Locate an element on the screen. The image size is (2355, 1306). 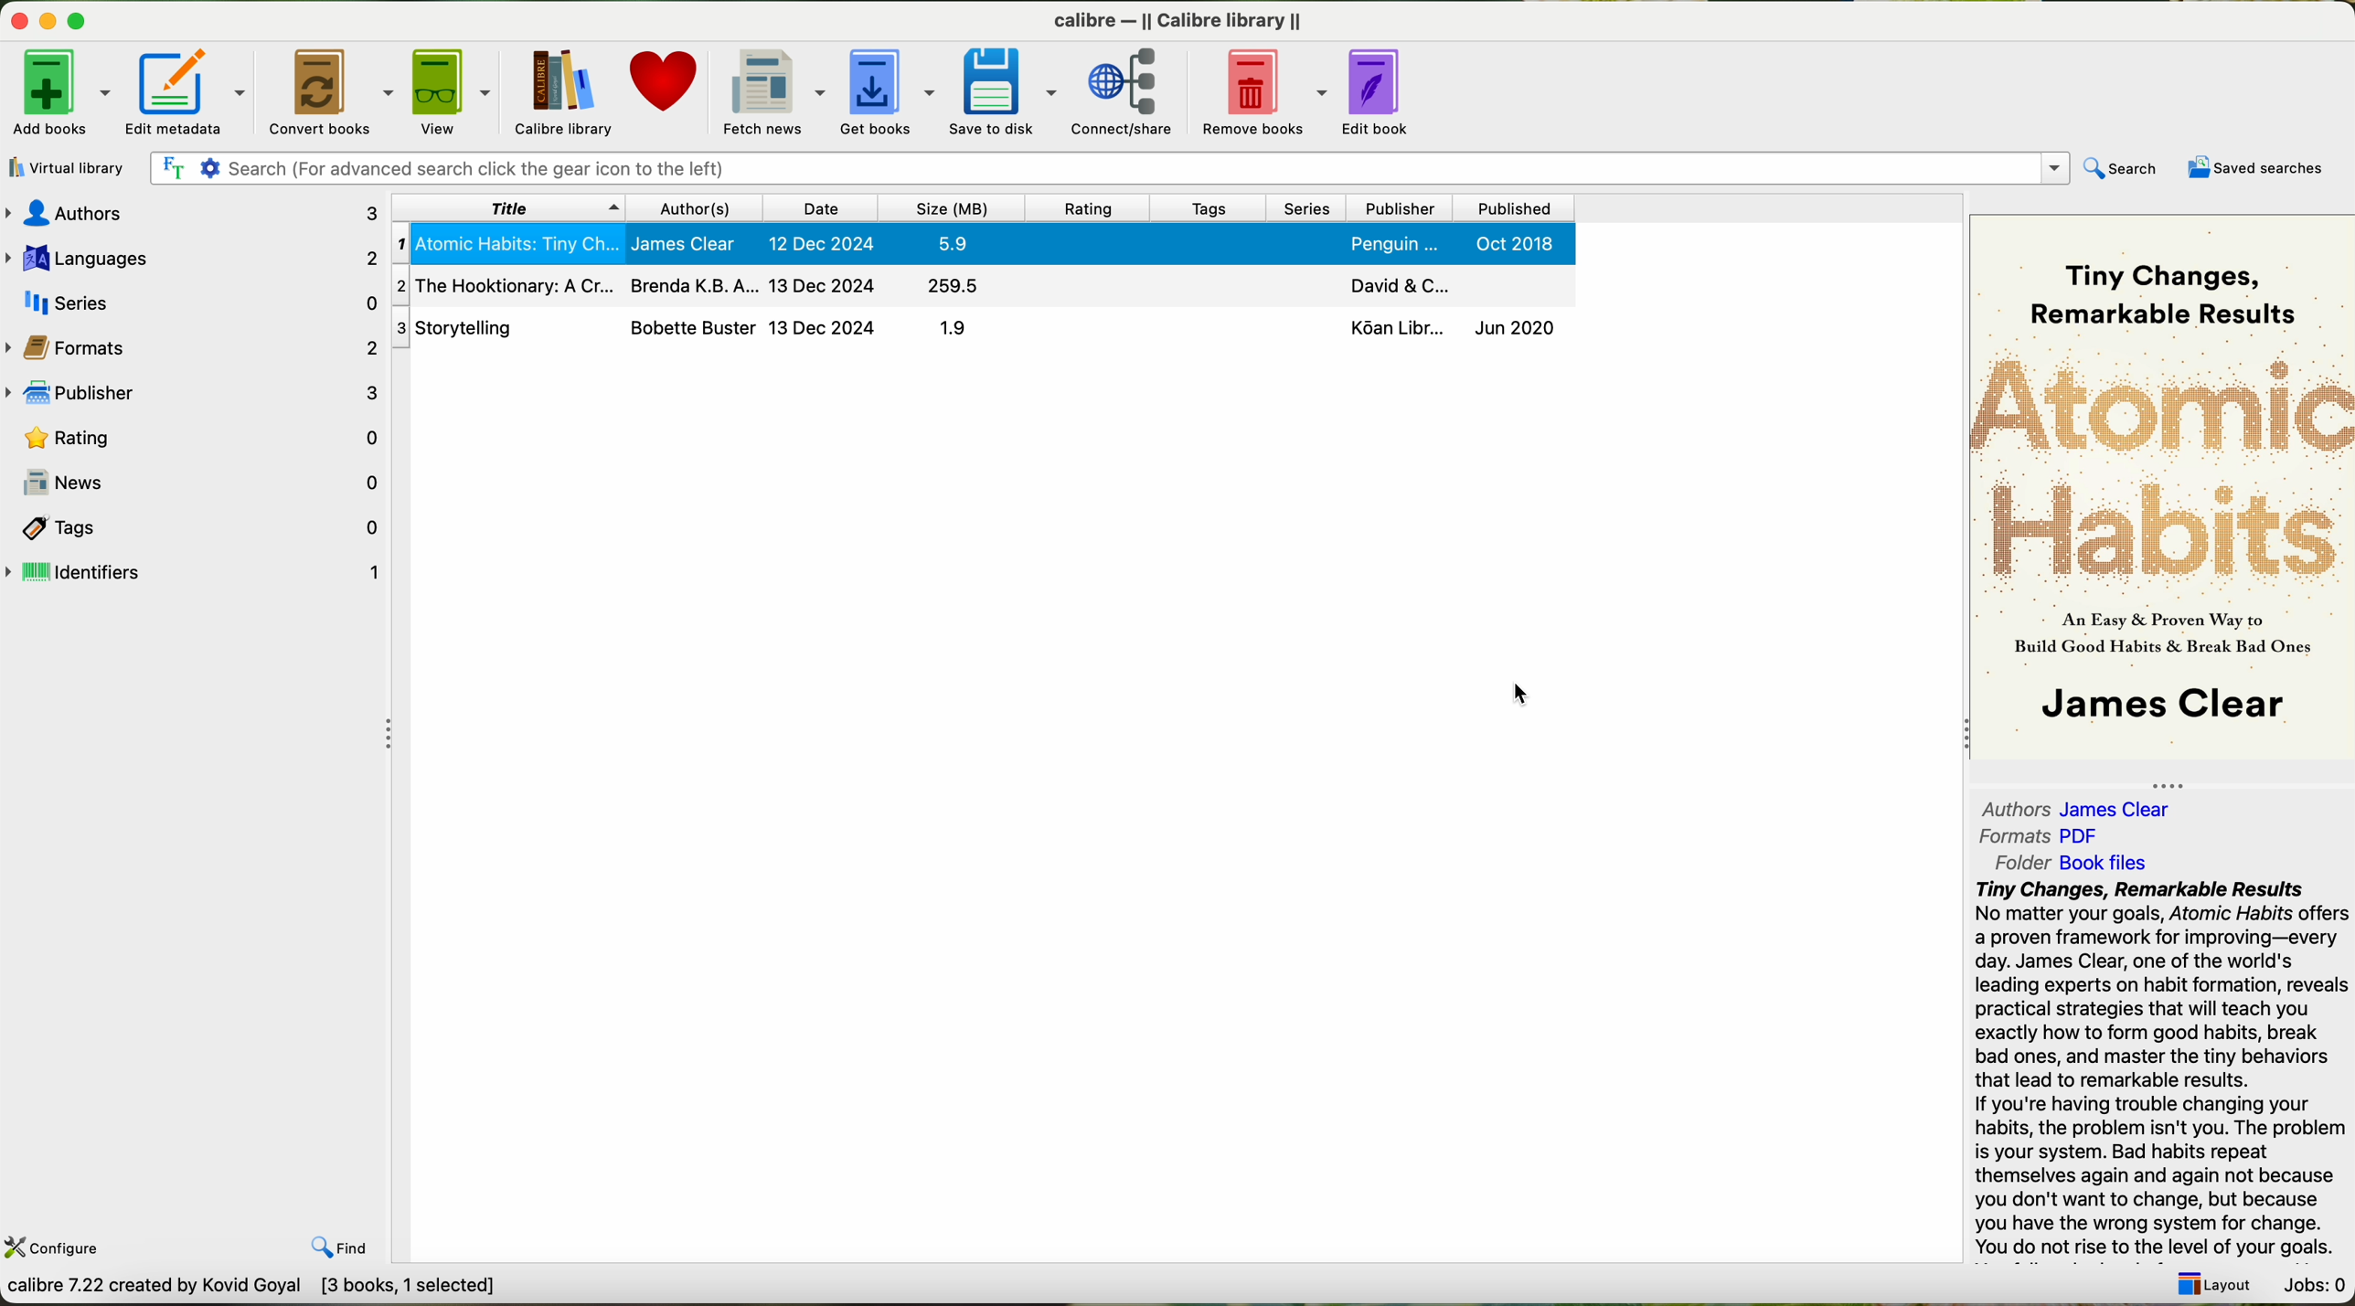
edit metadata is located at coordinates (186, 90).